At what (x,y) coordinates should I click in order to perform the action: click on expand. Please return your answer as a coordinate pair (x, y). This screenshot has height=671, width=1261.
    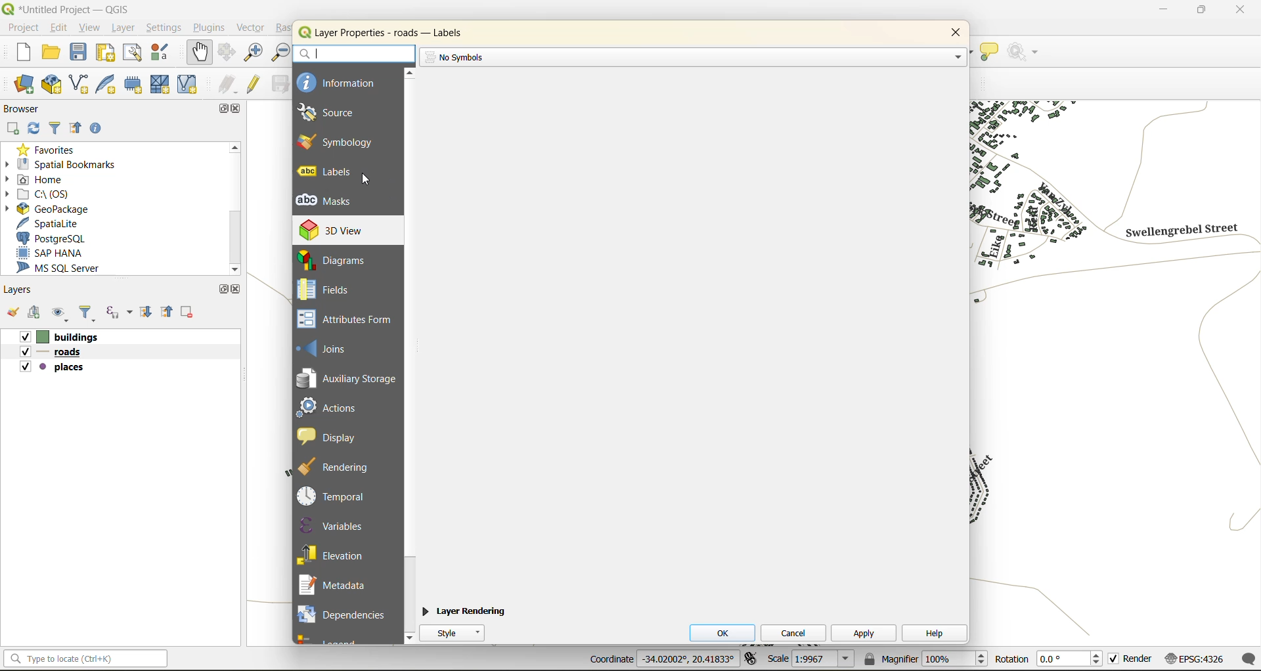
    Looking at the image, I should click on (956, 56).